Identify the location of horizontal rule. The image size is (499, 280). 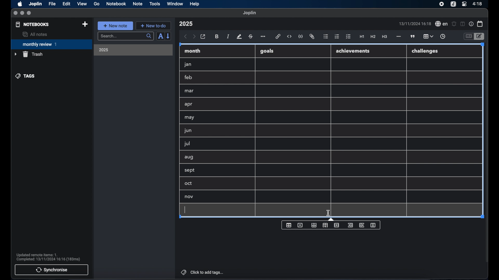
(398, 37).